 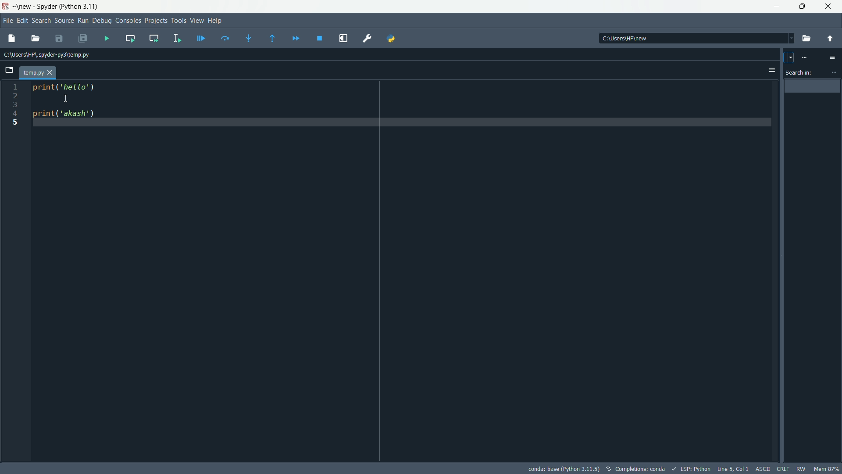 What do you see at coordinates (403, 270) in the screenshot?
I see `print("hello') print('akash')` at bounding box center [403, 270].